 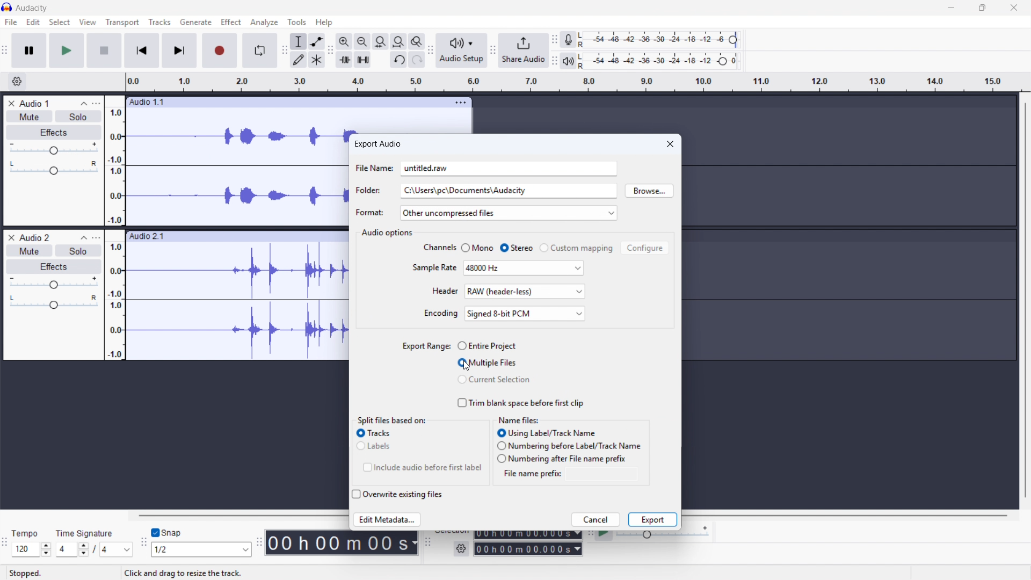 I want to click on audio 2 waveform, so click(x=237, y=302).